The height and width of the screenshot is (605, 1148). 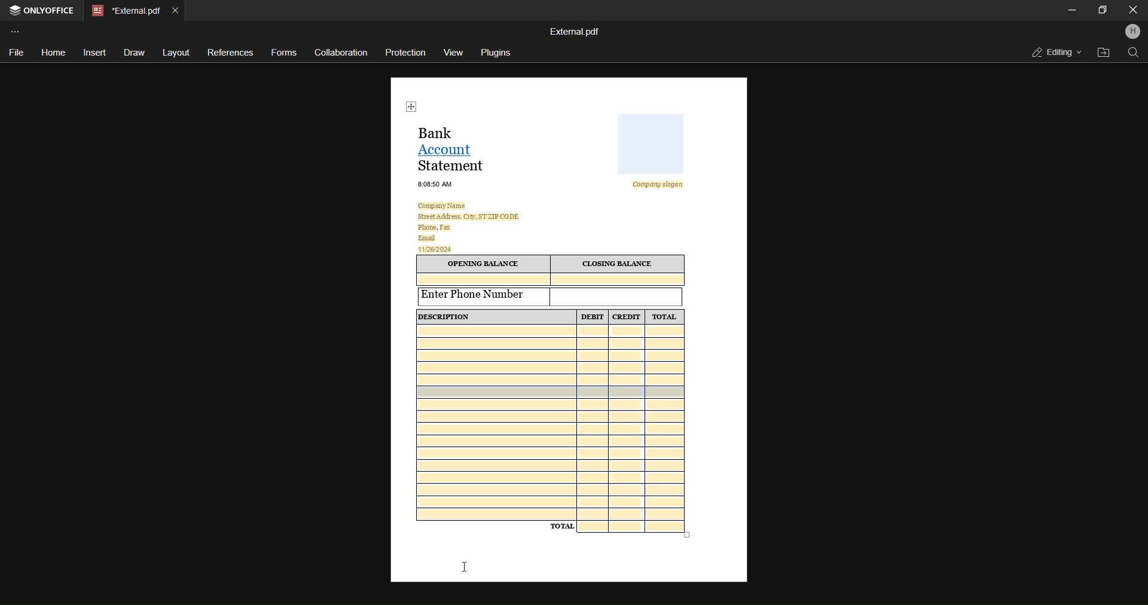 What do you see at coordinates (283, 54) in the screenshot?
I see `forms` at bounding box center [283, 54].